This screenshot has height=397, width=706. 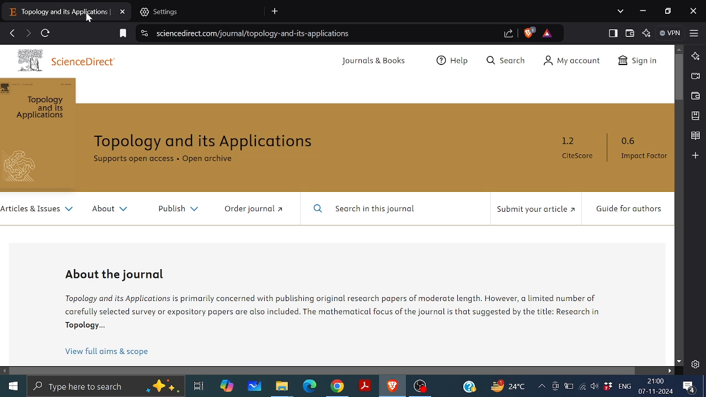 What do you see at coordinates (639, 61) in the screenshot?
I see `sign in` at bounding box center [639, 61].